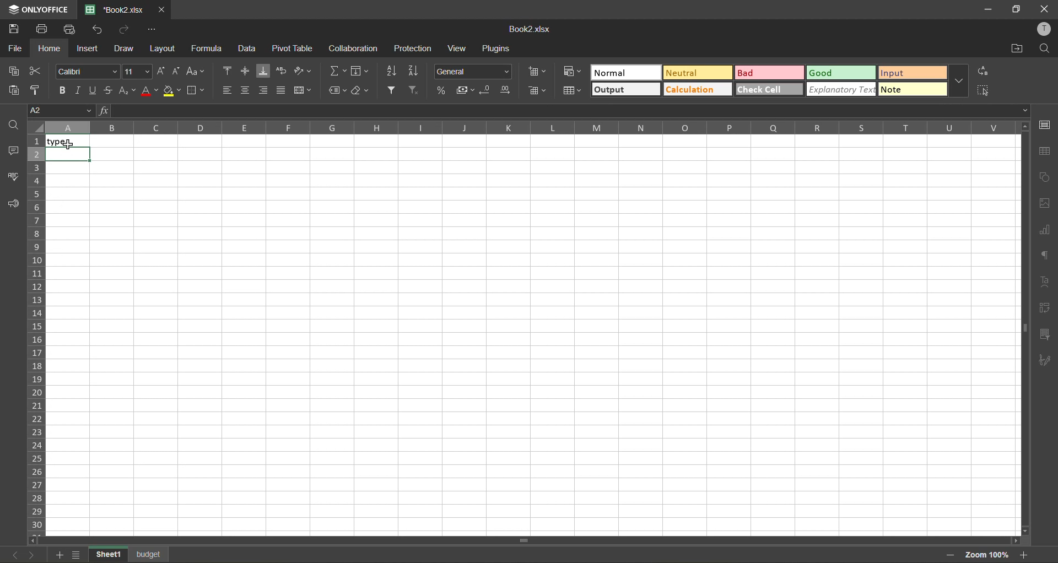  I want to click on view, so click(462, 48).